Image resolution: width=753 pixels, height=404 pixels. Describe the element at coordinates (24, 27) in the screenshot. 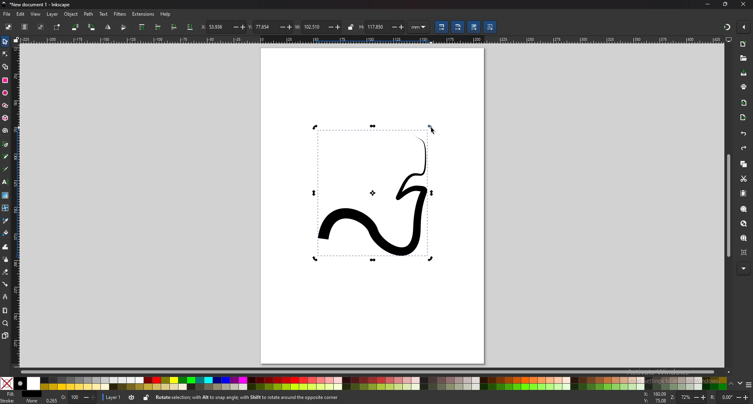

I see `select all in all layers` at that location.